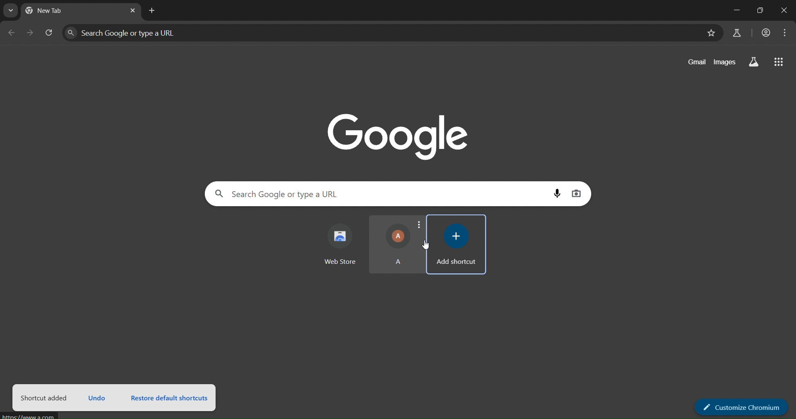  Describe the element at coordinates (46, 398) in the screenshot. I see `shortcut added` at that location.